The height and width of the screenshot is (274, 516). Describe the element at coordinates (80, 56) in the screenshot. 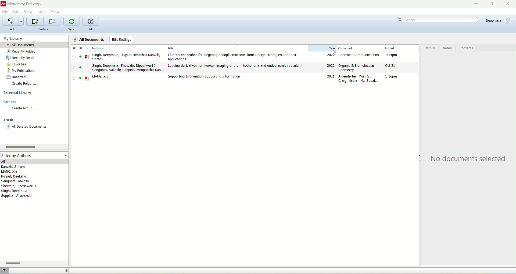

I see `read/unread` at that location.